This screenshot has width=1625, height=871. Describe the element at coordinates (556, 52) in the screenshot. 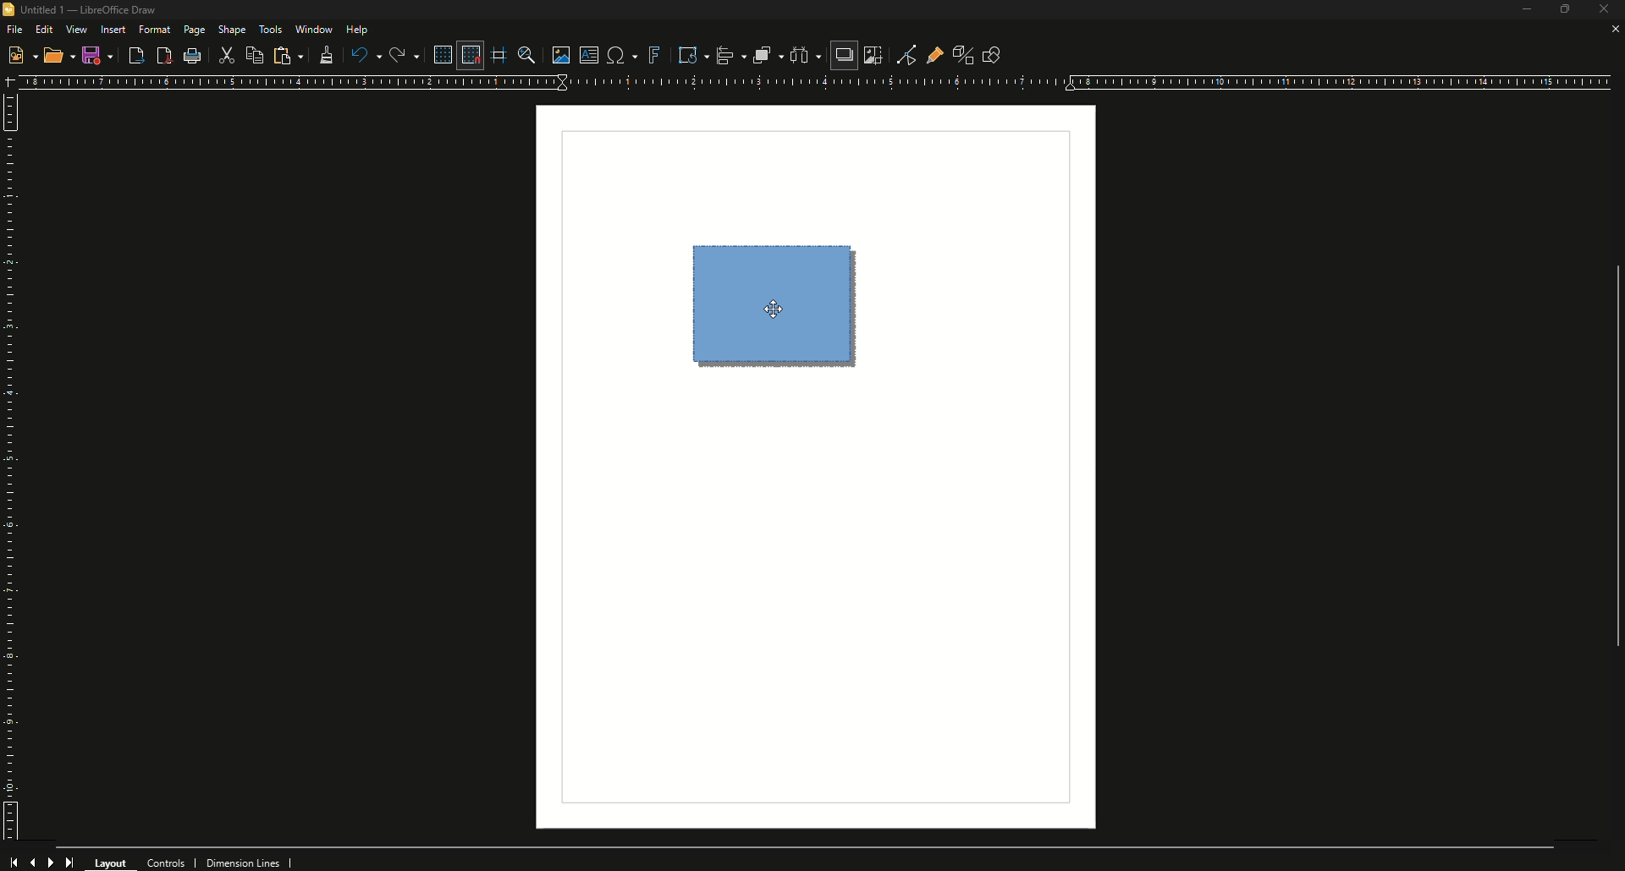

I see `Insert Image` at that location.